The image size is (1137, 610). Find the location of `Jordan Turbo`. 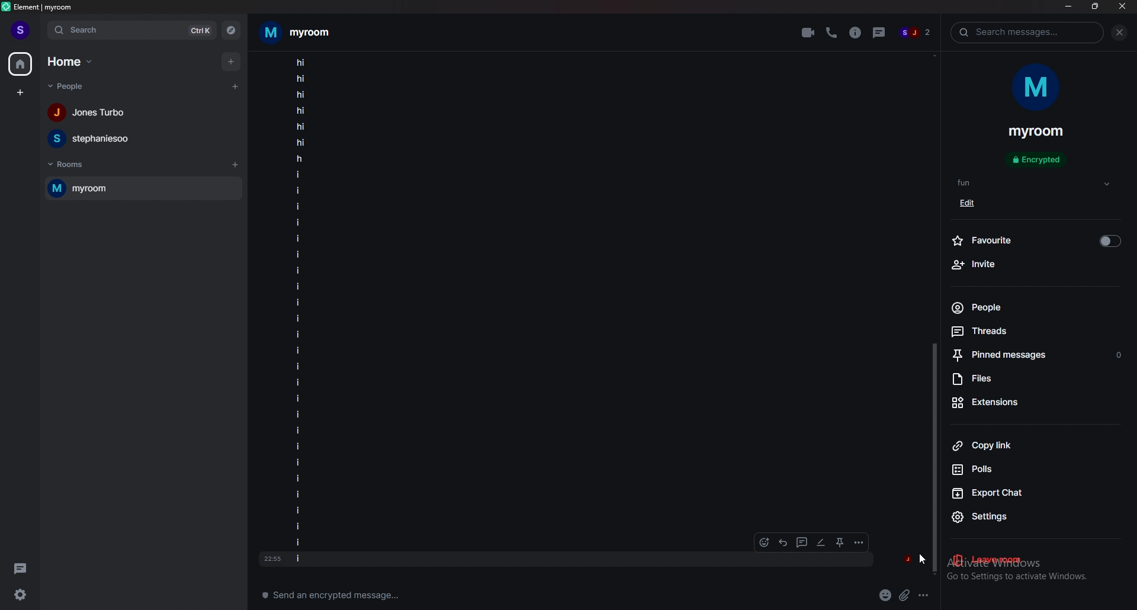

Jordan Turbo is located at coordinates (139, 114).